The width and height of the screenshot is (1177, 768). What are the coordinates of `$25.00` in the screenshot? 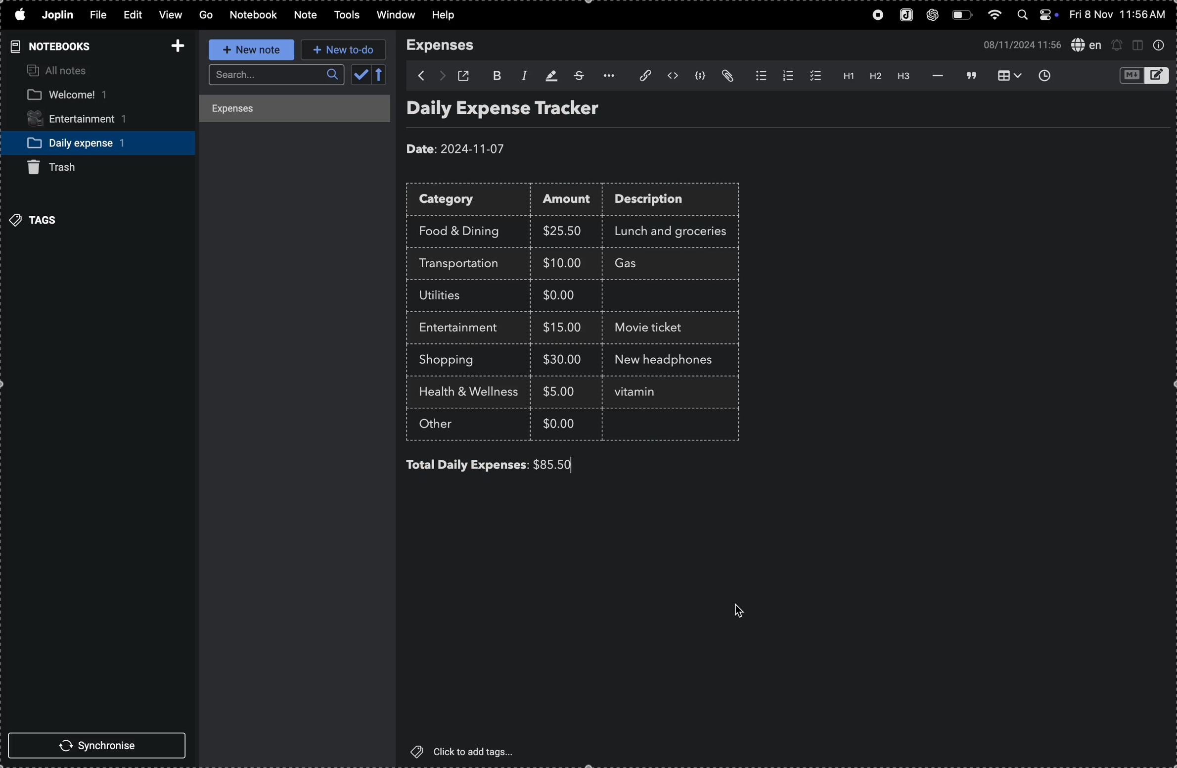 It's located at (565, 231).